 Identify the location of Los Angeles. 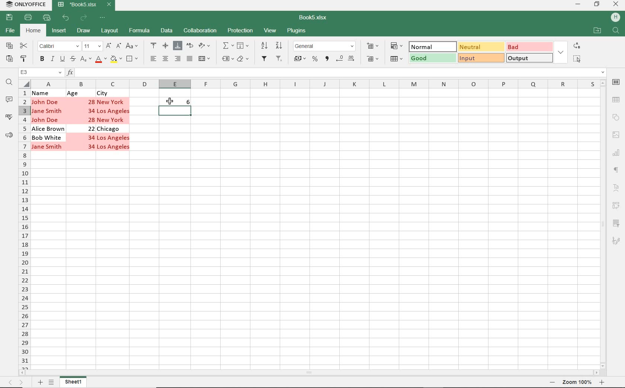
(115, 147).